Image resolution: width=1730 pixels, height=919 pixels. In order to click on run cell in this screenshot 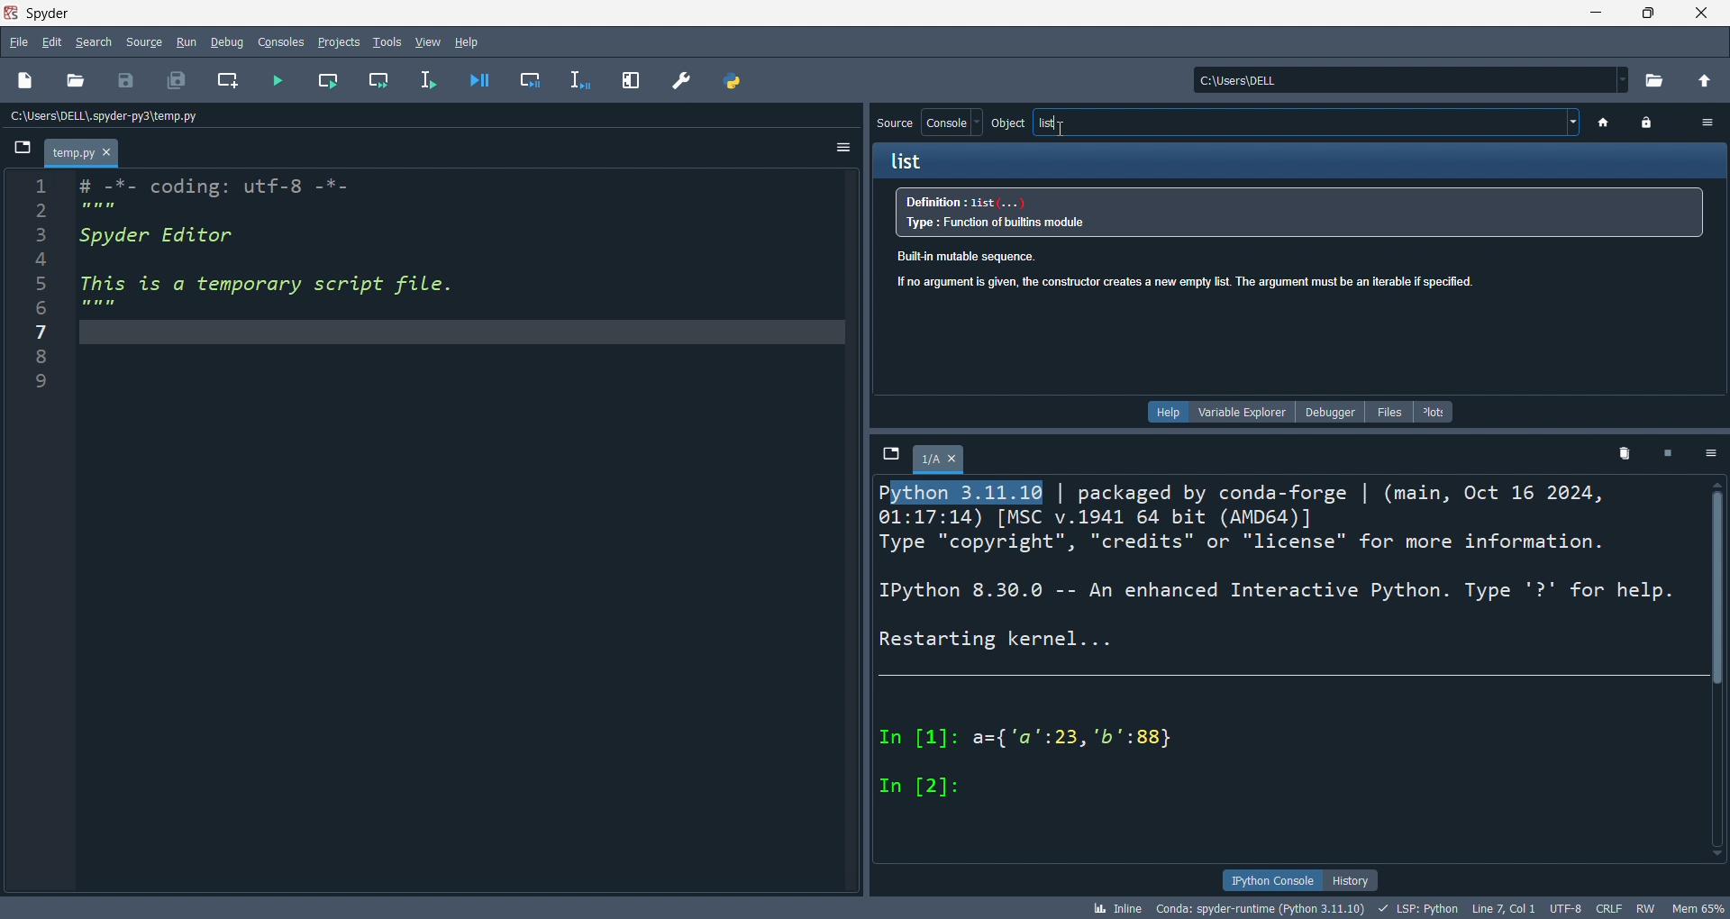, I will do `click(328, 78)`.